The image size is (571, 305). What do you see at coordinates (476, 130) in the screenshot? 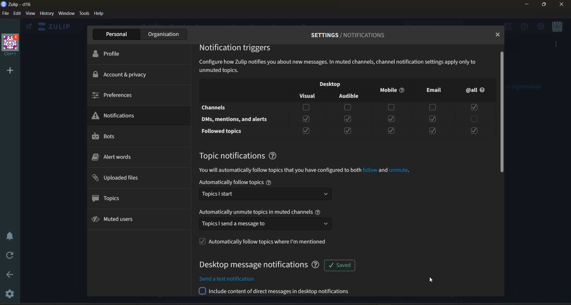
I see `Checkbox` at bounding box center [476, 130].